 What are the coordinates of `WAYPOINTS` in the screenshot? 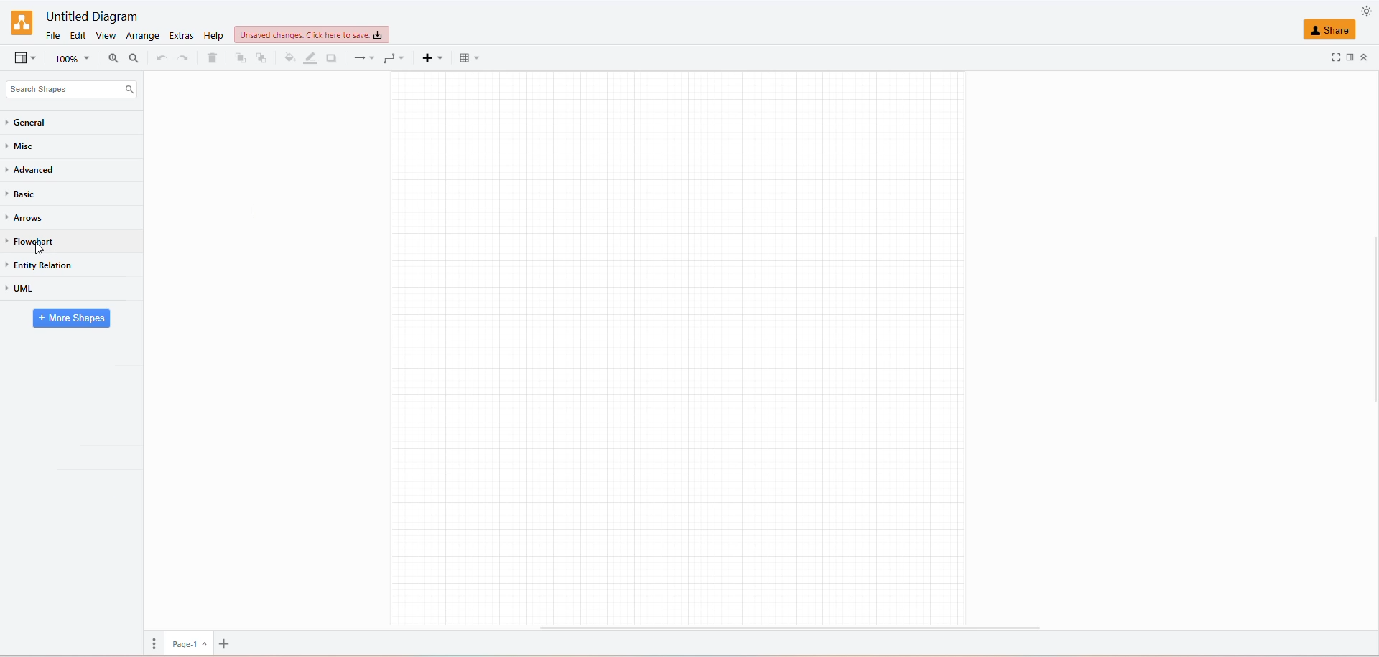 It's located at (391, 57).